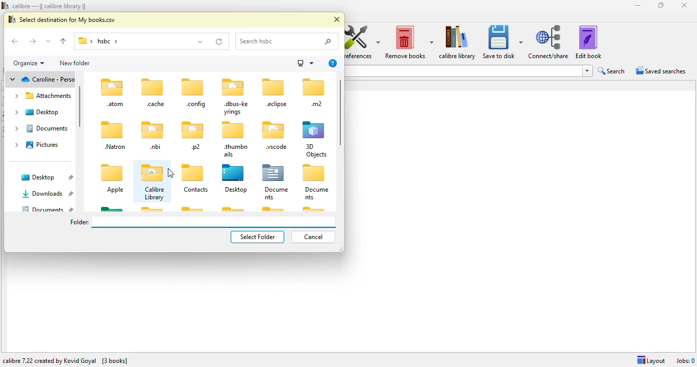 The image size is (697, 367). I want to click on vertical scroll bar, so click(340, 112).